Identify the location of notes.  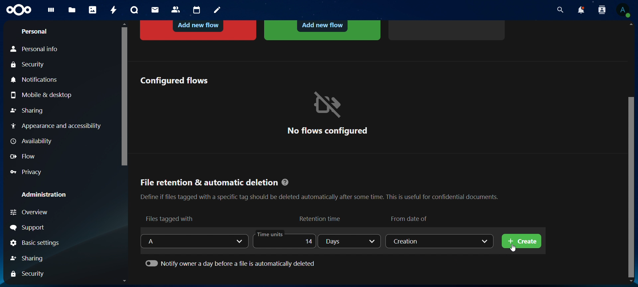
(218, 10).